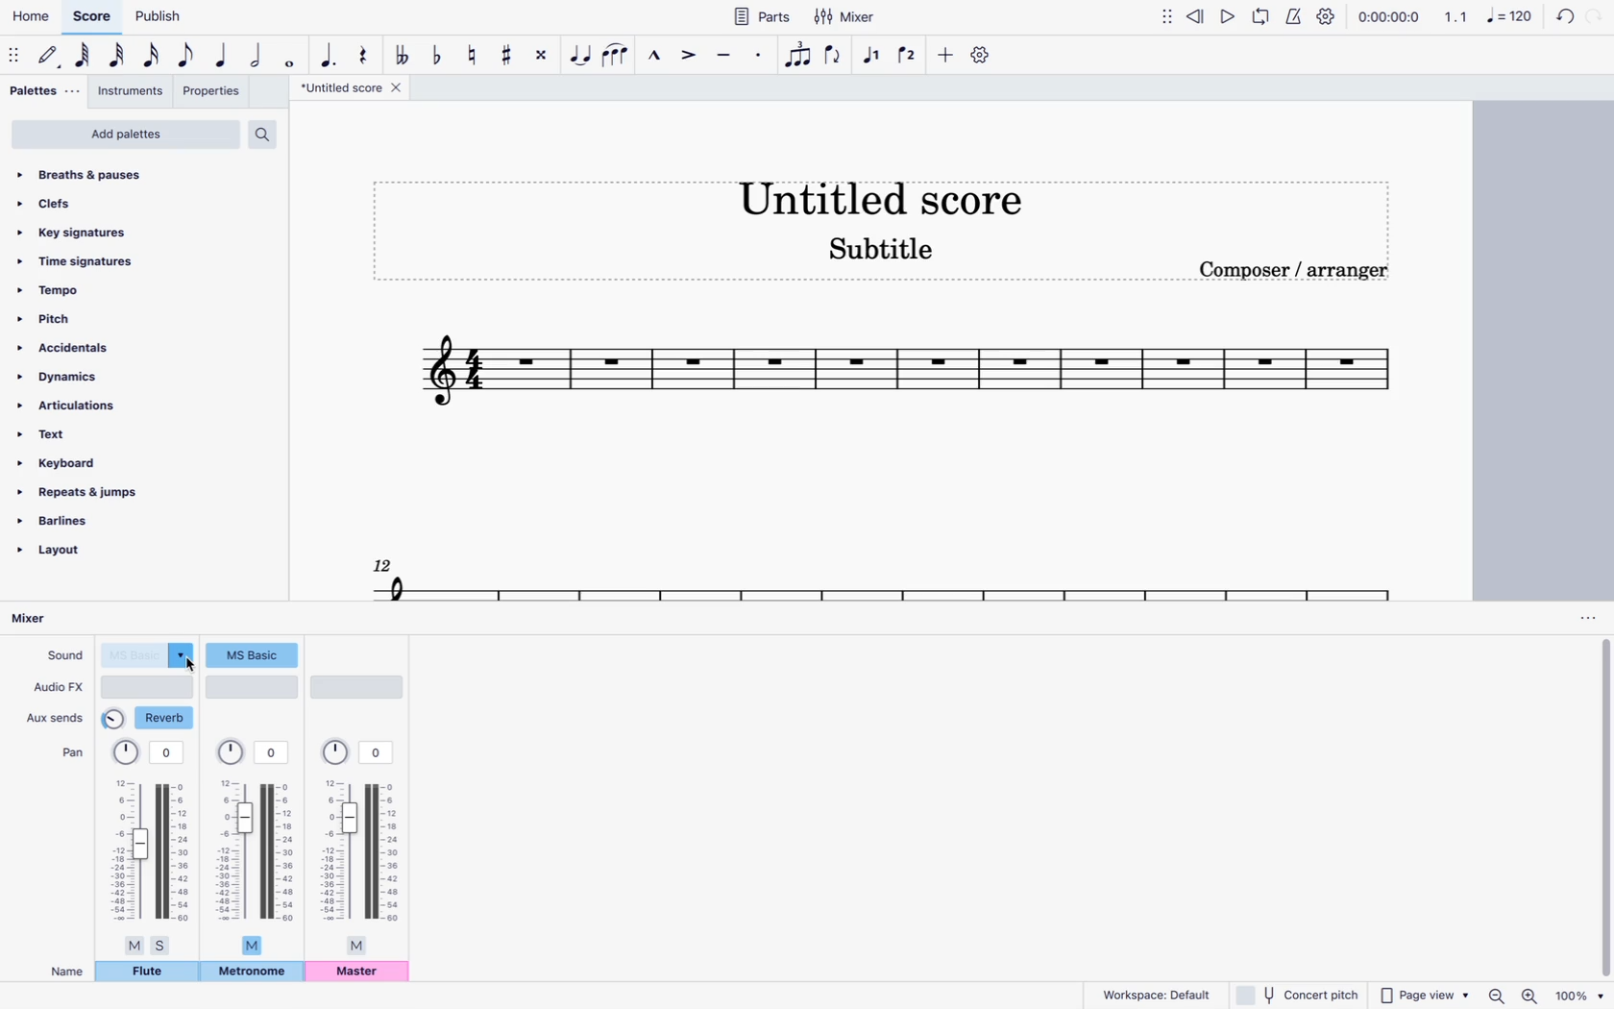 This screenshot has width=1614, height=1009. Describe the element at coordinates (1296, 269) in the screenshot. I see `composer / arranger` at that location.